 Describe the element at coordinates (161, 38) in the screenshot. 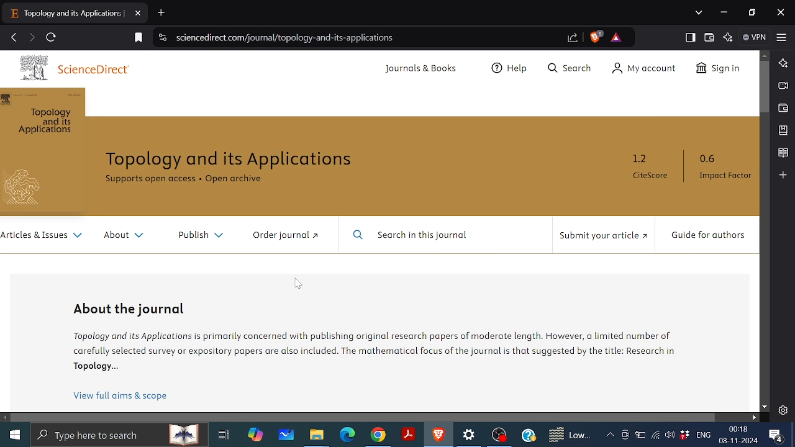

I see `view site information` at that location.